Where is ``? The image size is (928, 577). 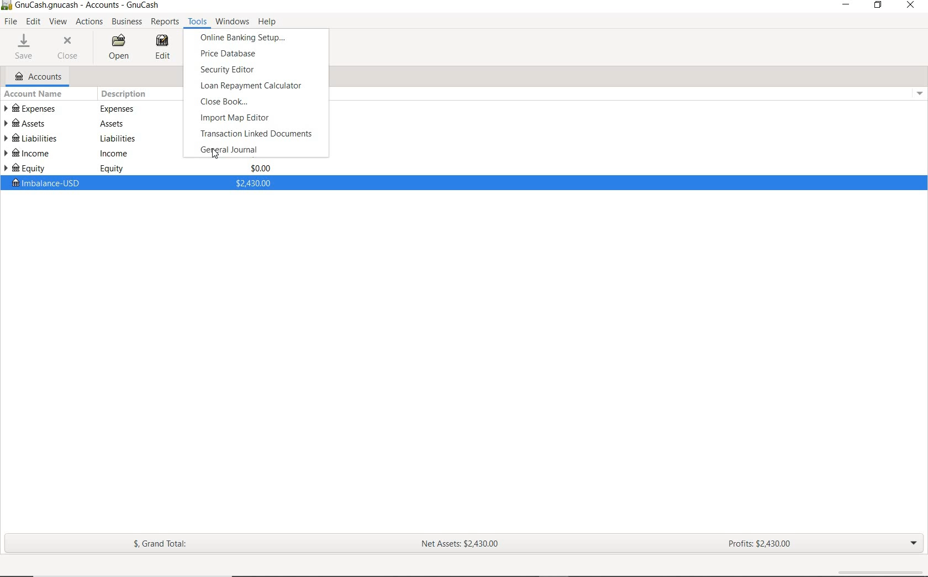  is located at coordinates (117, 109).